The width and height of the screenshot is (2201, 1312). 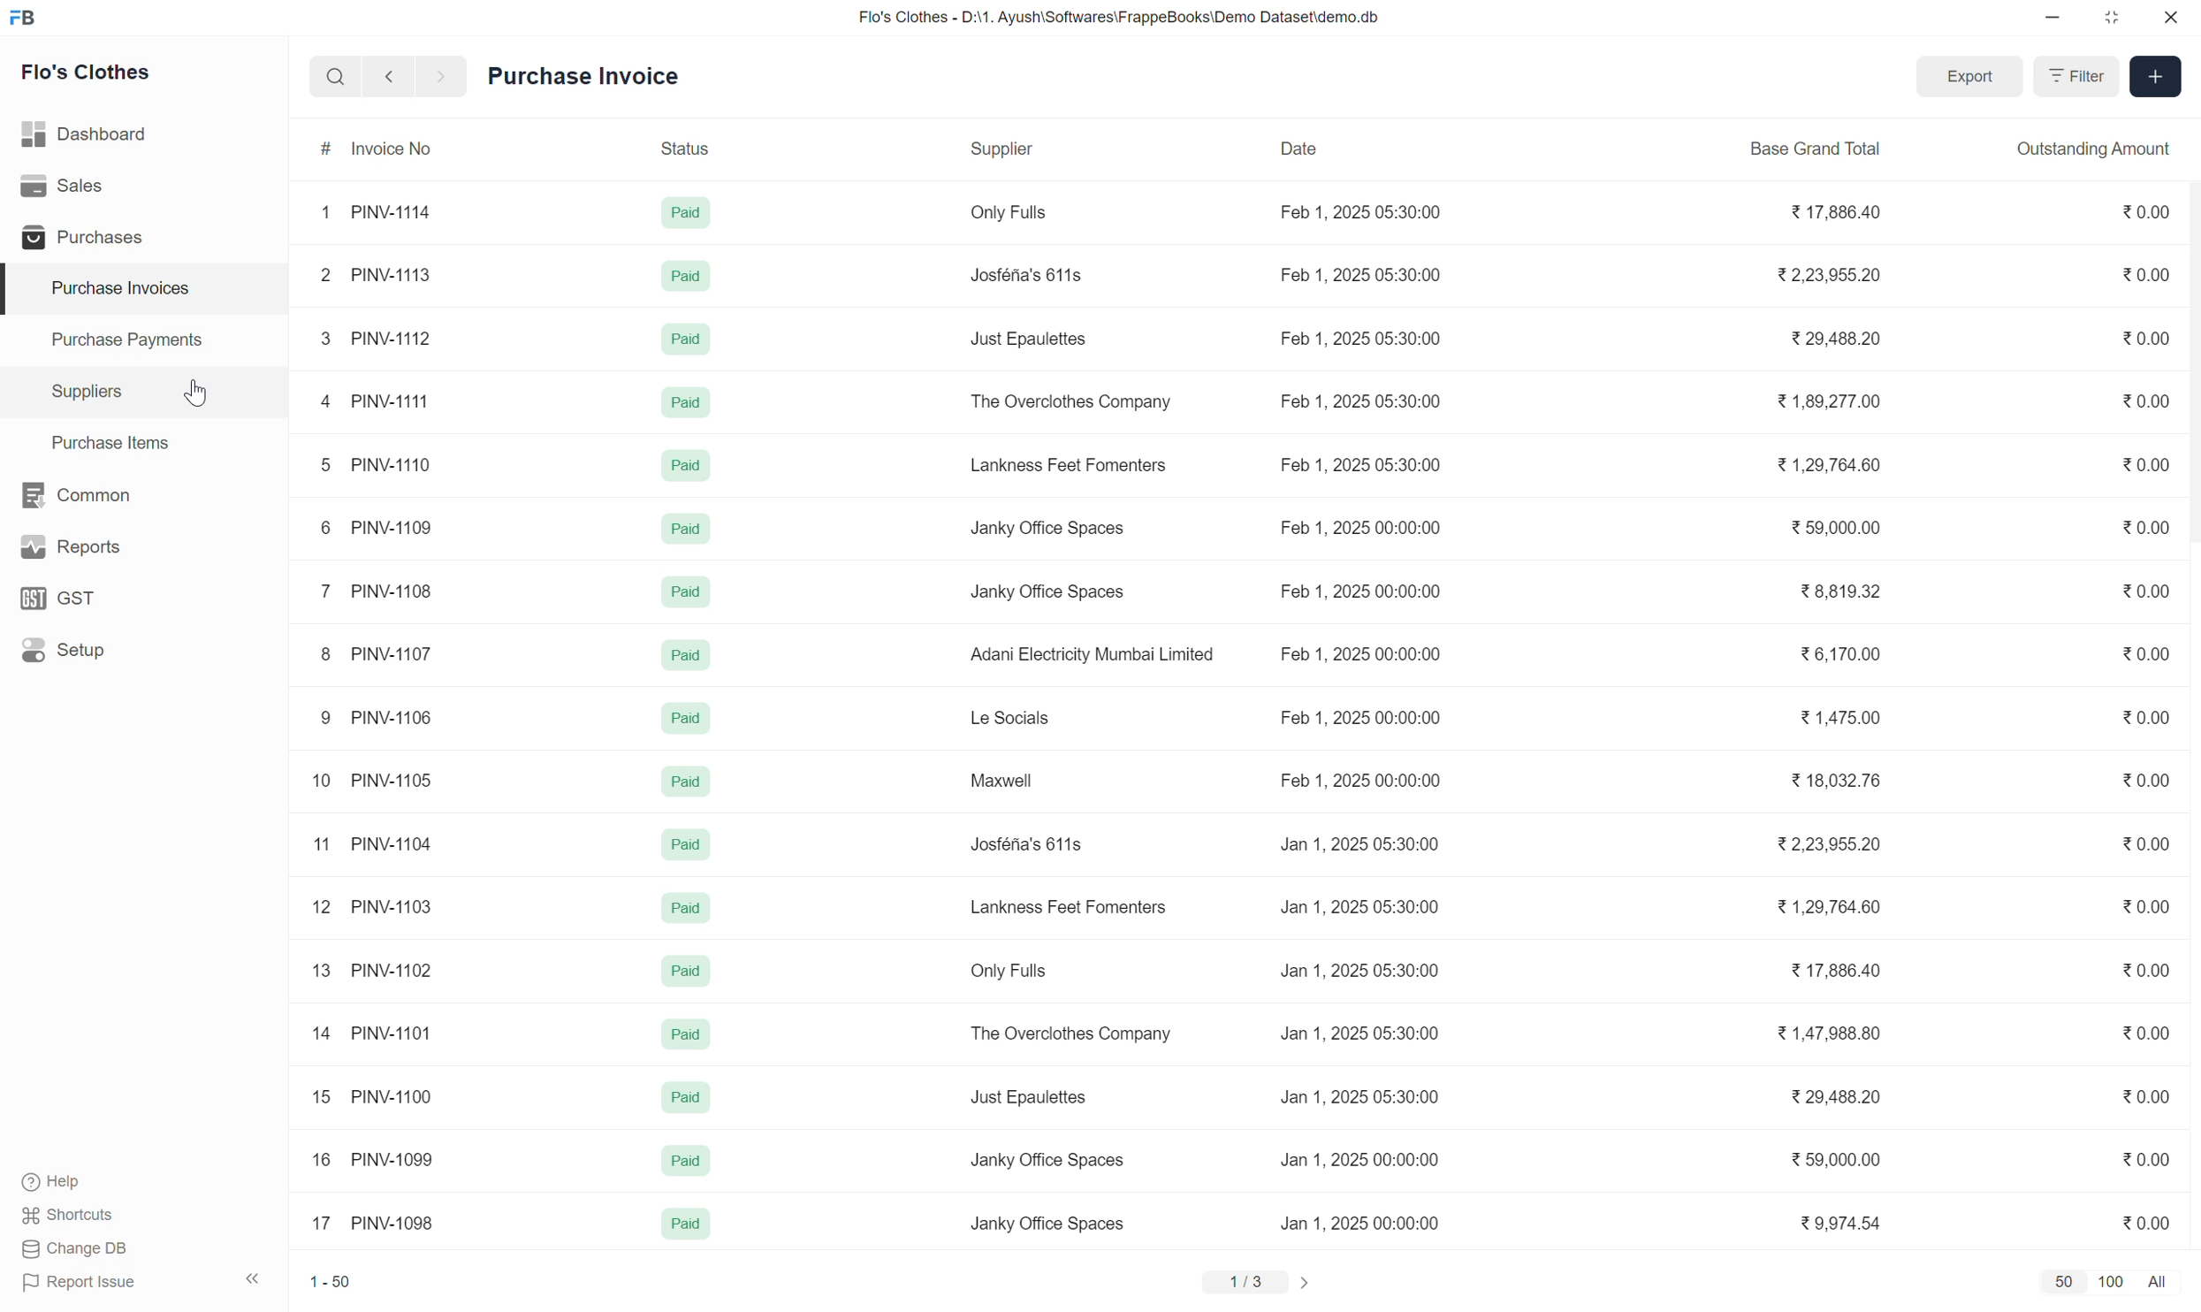 What do you see at coordinates (686, 402) in the screenshot?
I see `Paid` at bounding box center [686, 402].